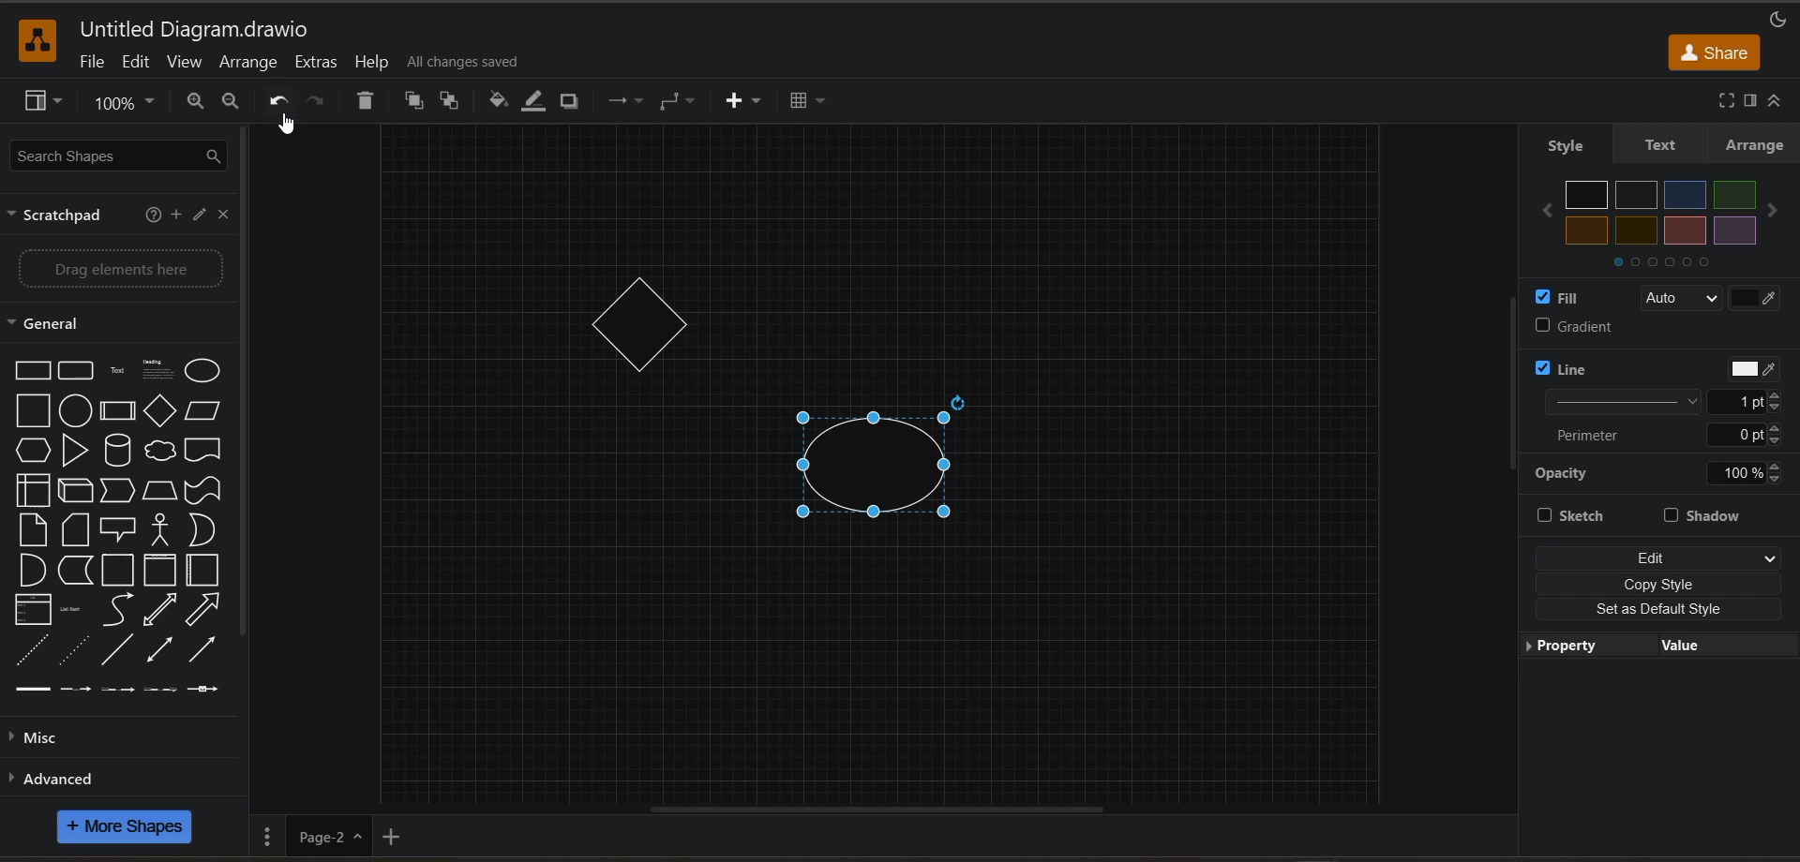 This screenshot has height=862, width=1800. Describe the element at coordinates (40, 104) in the screenshot. I see `view` at that location.